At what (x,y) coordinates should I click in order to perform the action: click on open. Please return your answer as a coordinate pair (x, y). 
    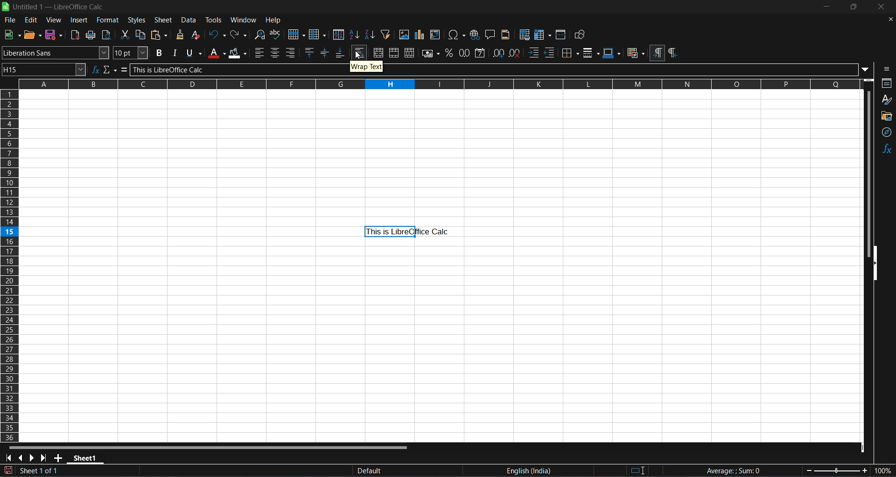
    Looking at the image, I should click on (32, 35).